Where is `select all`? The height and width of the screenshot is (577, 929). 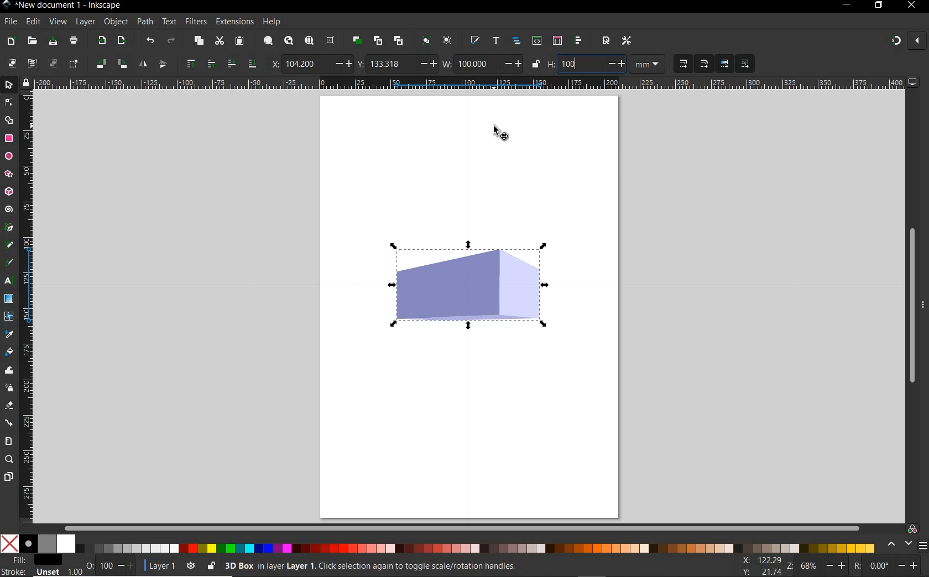 select all is located at coordinates (12, 62).